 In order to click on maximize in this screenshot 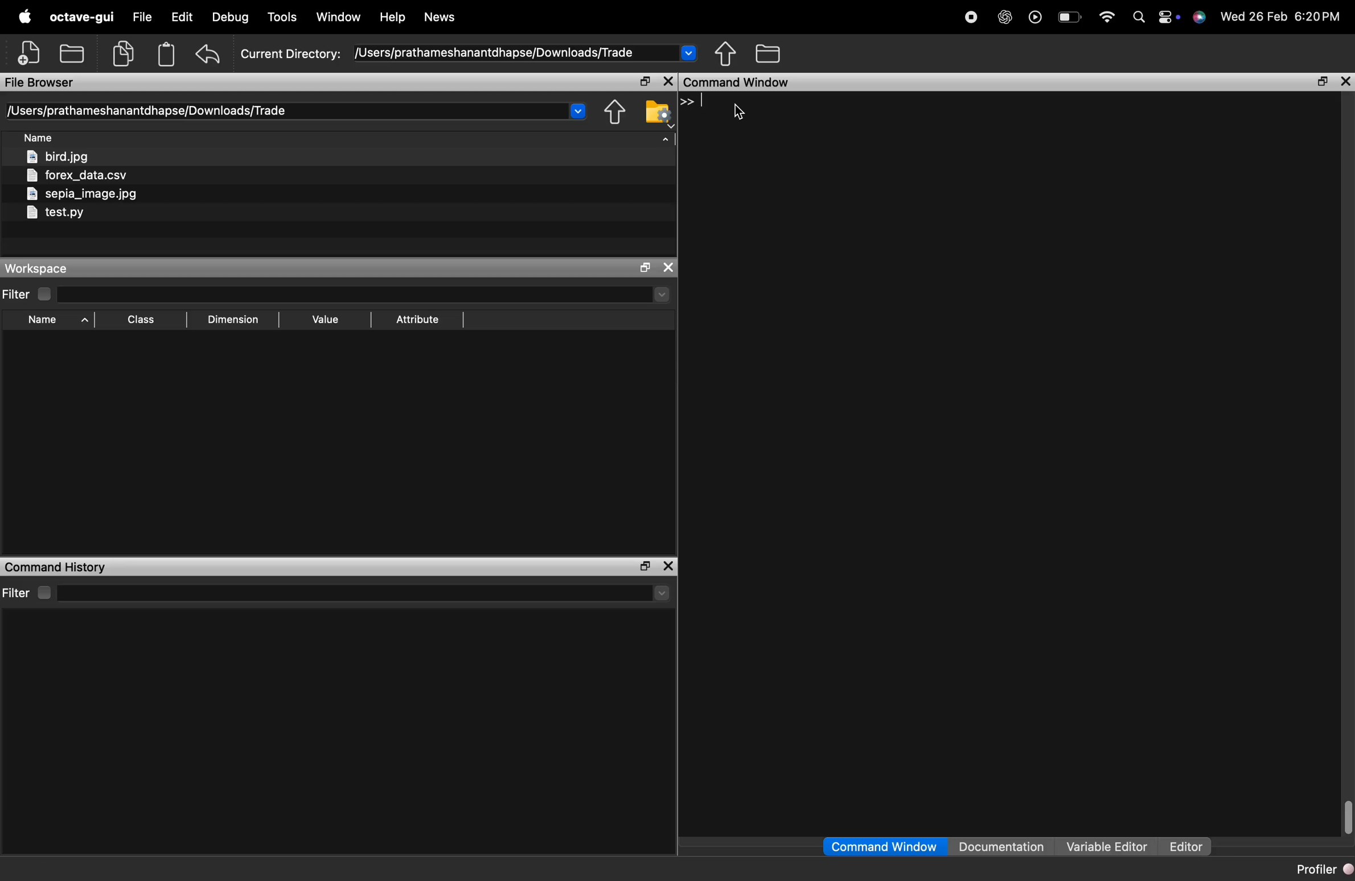, I will do `click(643, 567)`.